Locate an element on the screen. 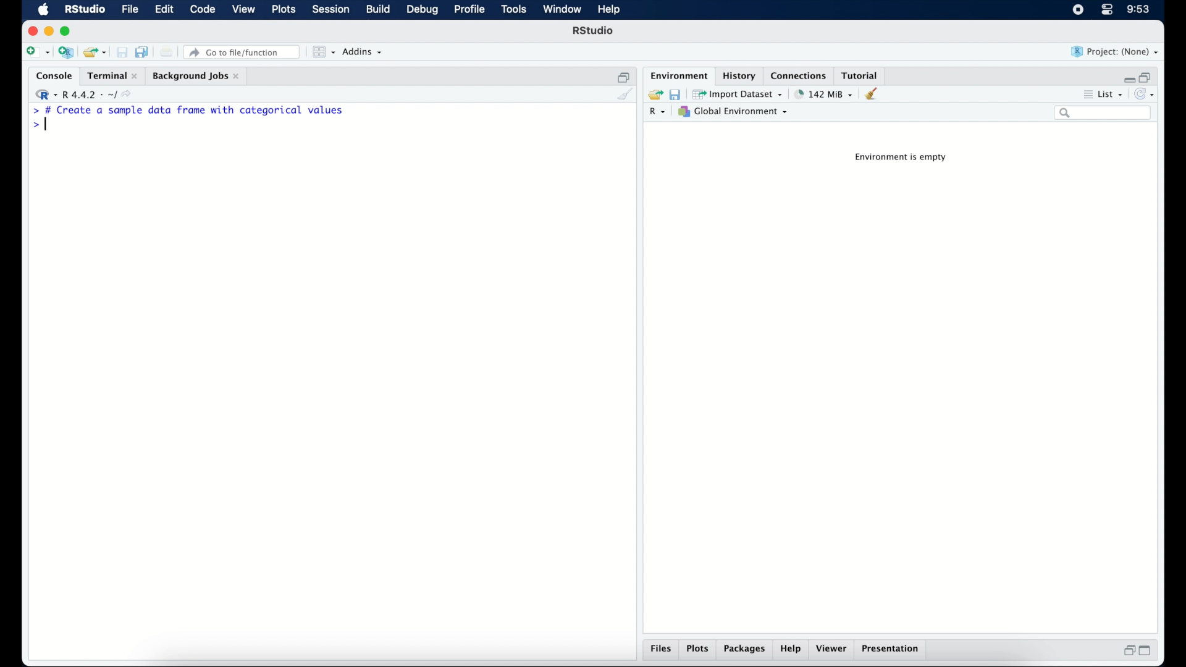  clear is located at coordinates (875, 94).